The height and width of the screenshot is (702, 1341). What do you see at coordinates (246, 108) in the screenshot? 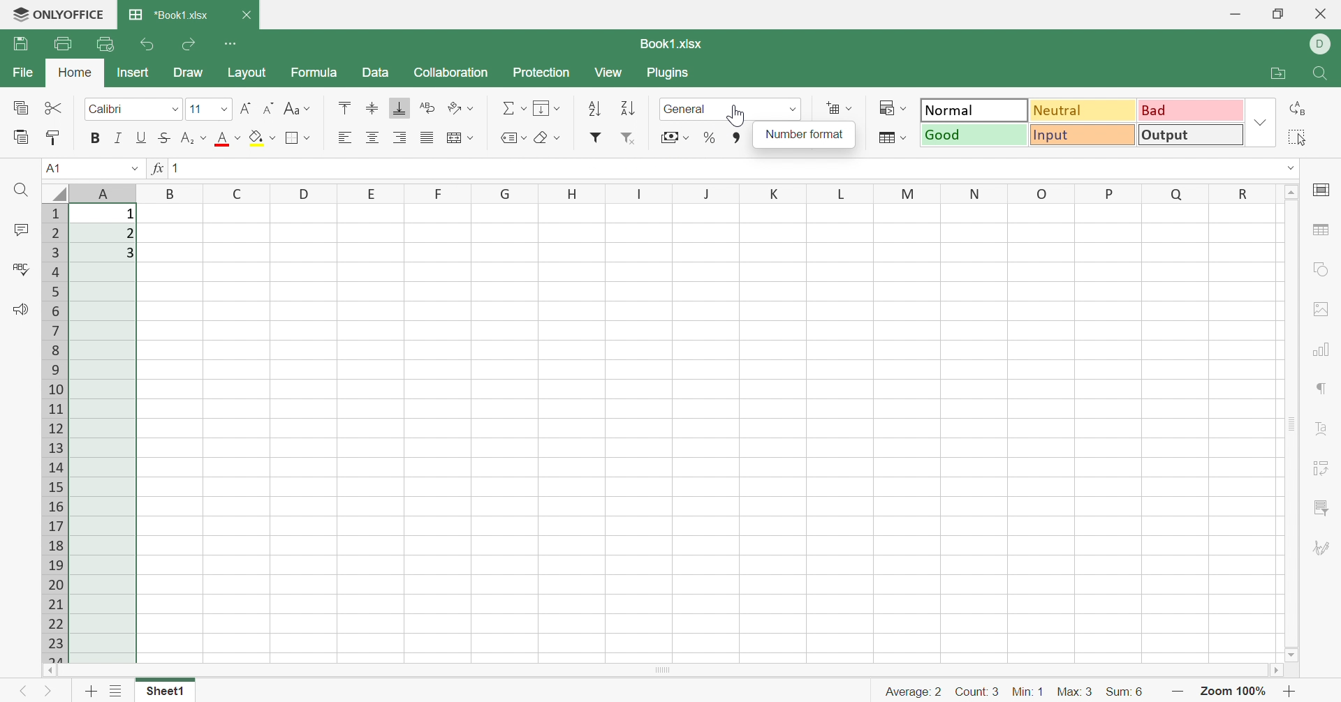
I see `Increment font size` at bounding box center [246, 108].